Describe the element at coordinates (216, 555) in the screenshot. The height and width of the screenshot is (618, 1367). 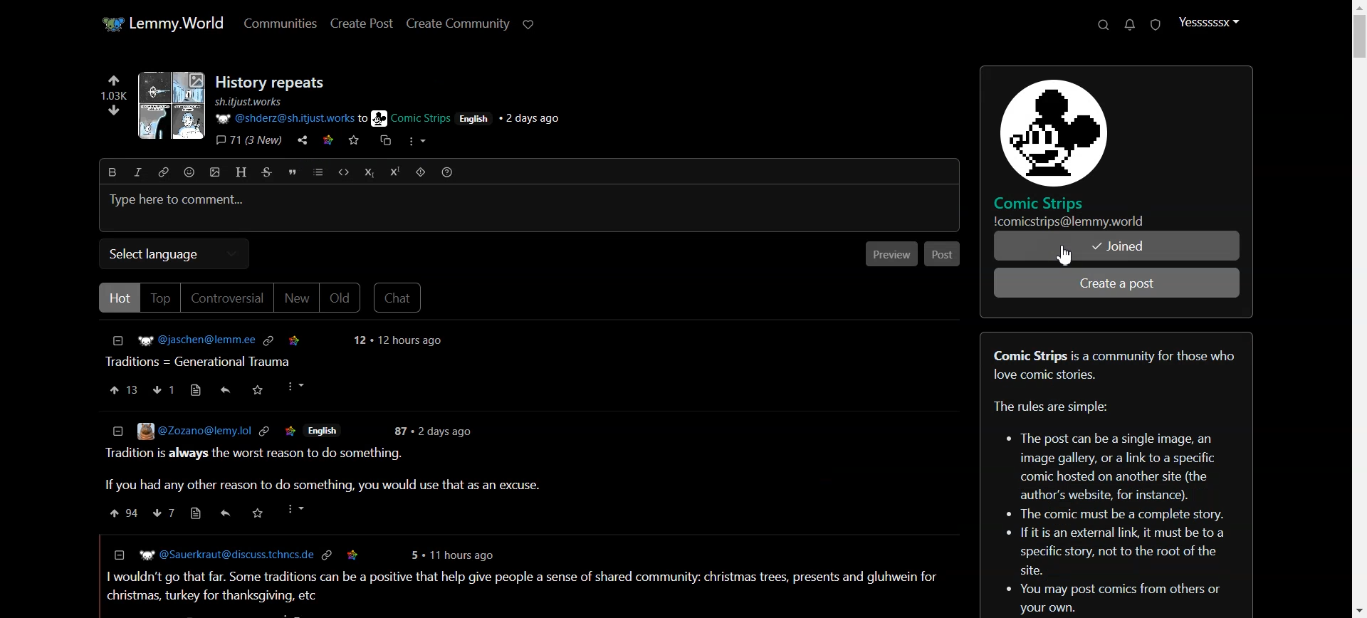
I see `@Sauerkraut@discuss.tchncs.de` at that location.